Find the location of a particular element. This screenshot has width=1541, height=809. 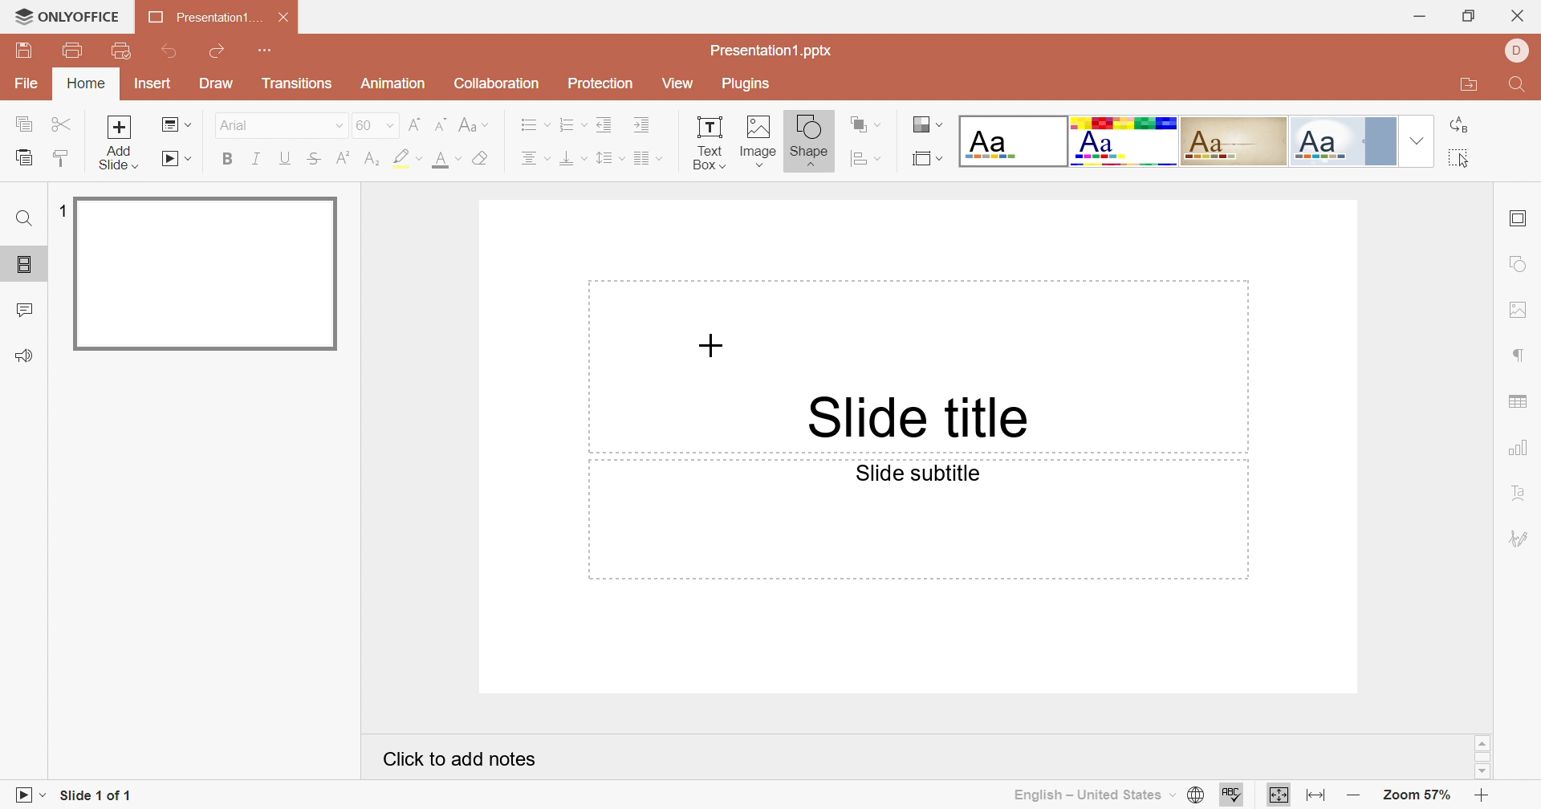

Collaboration is located at coordinates (492, 83).